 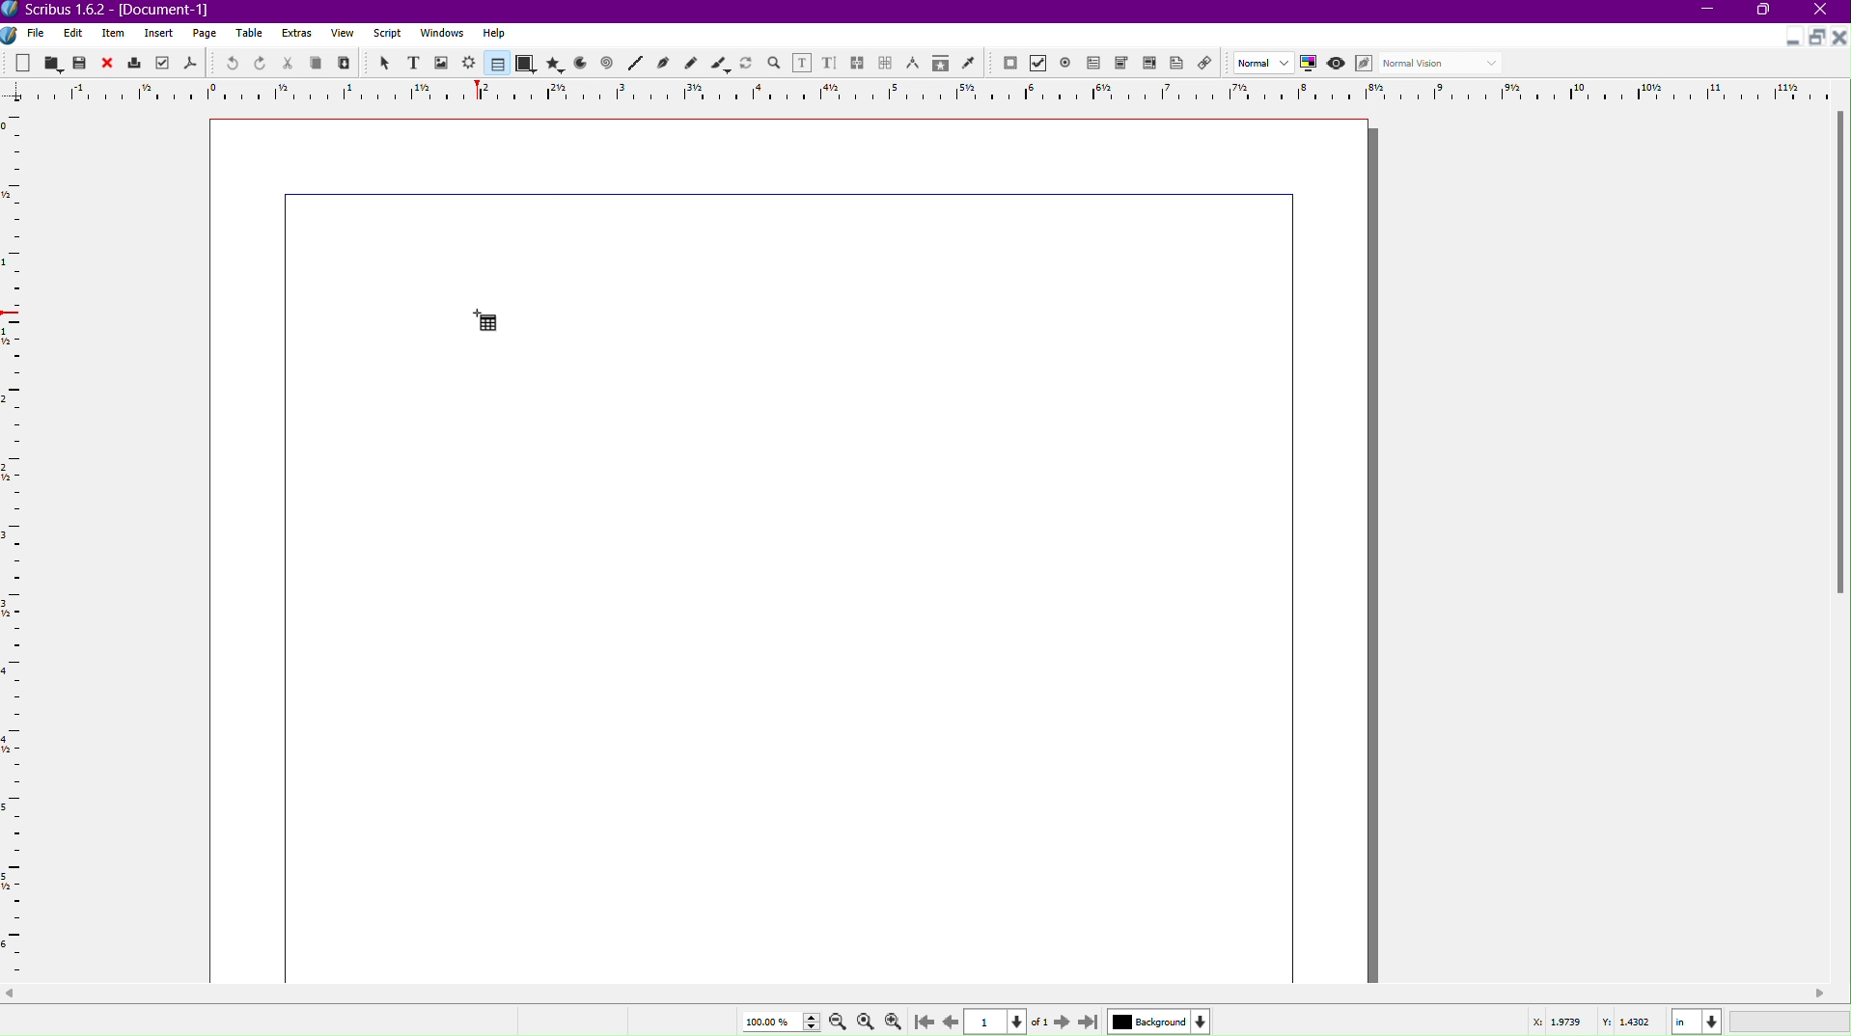 I want to click on Ruler Line, so click(x=21, y=544).